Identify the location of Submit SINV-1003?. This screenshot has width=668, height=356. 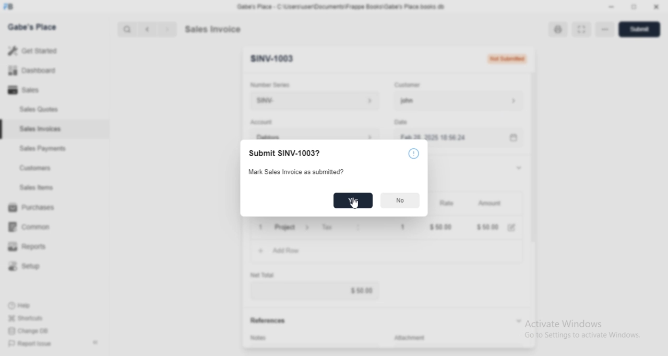
(284, 152).